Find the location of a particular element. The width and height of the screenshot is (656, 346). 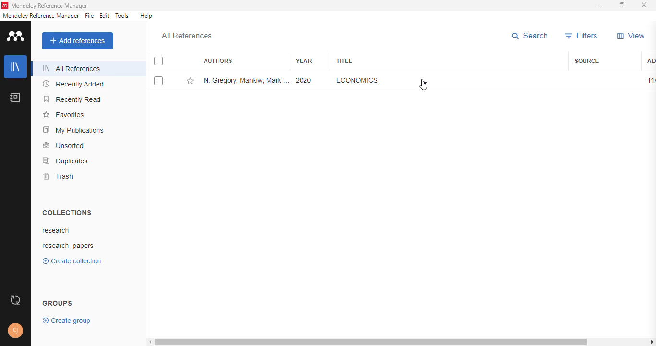

logo is located at coordinates (16, 37).